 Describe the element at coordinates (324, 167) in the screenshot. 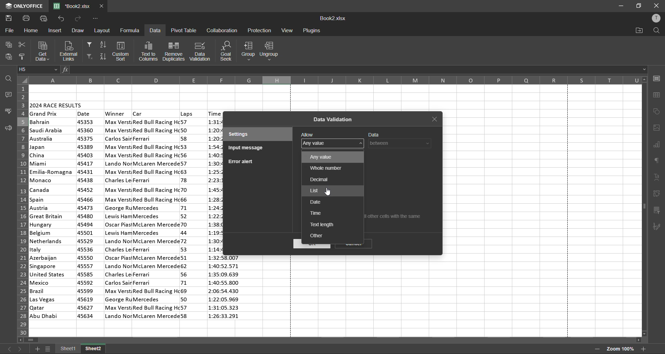

I see `whole number` at that location.